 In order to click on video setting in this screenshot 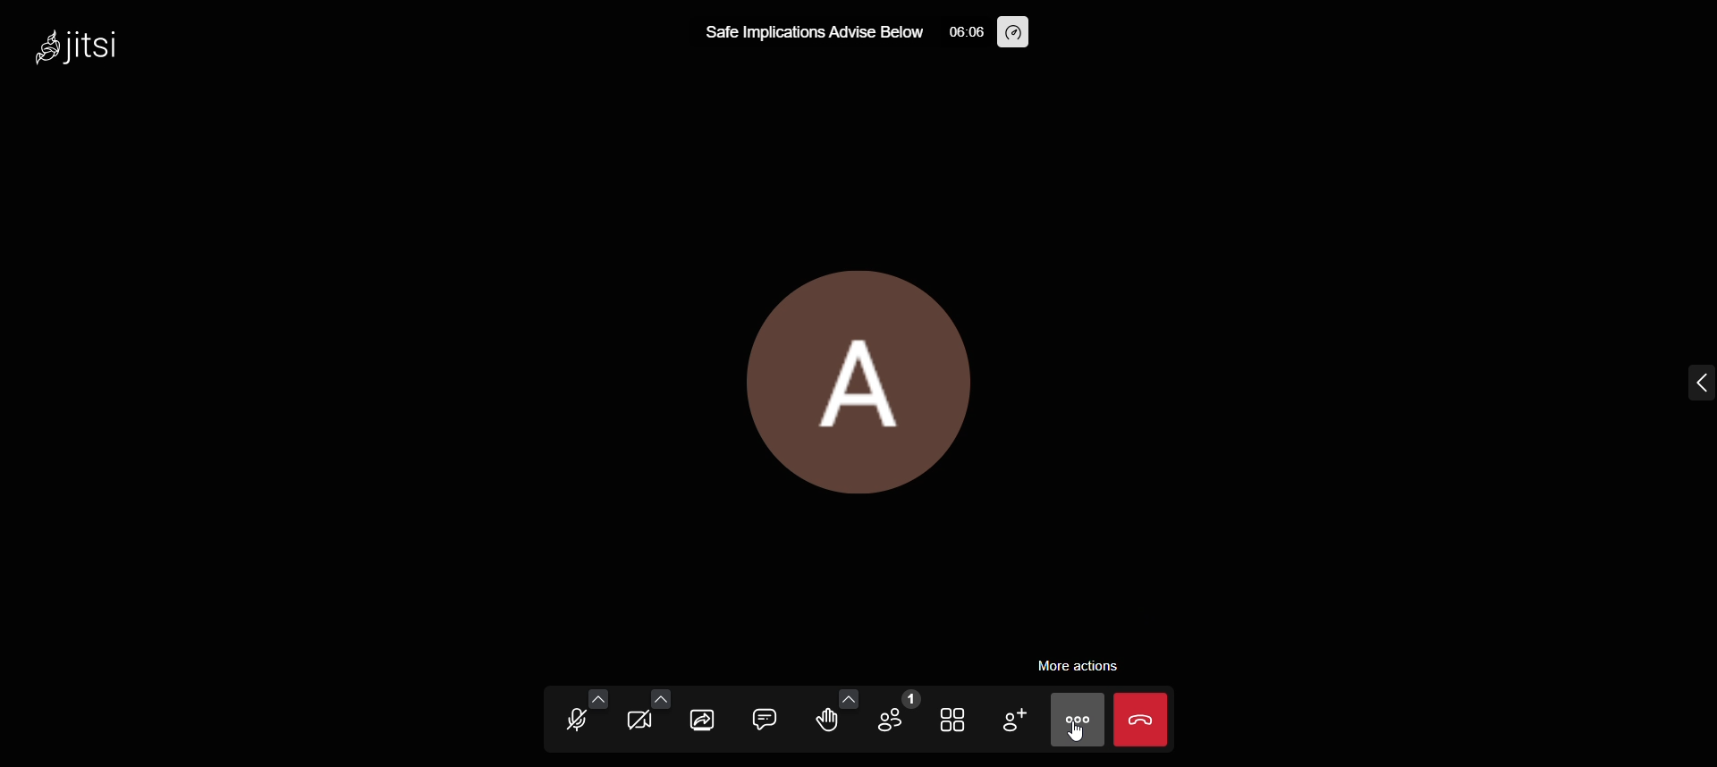, I will do `click(661, 698)`.